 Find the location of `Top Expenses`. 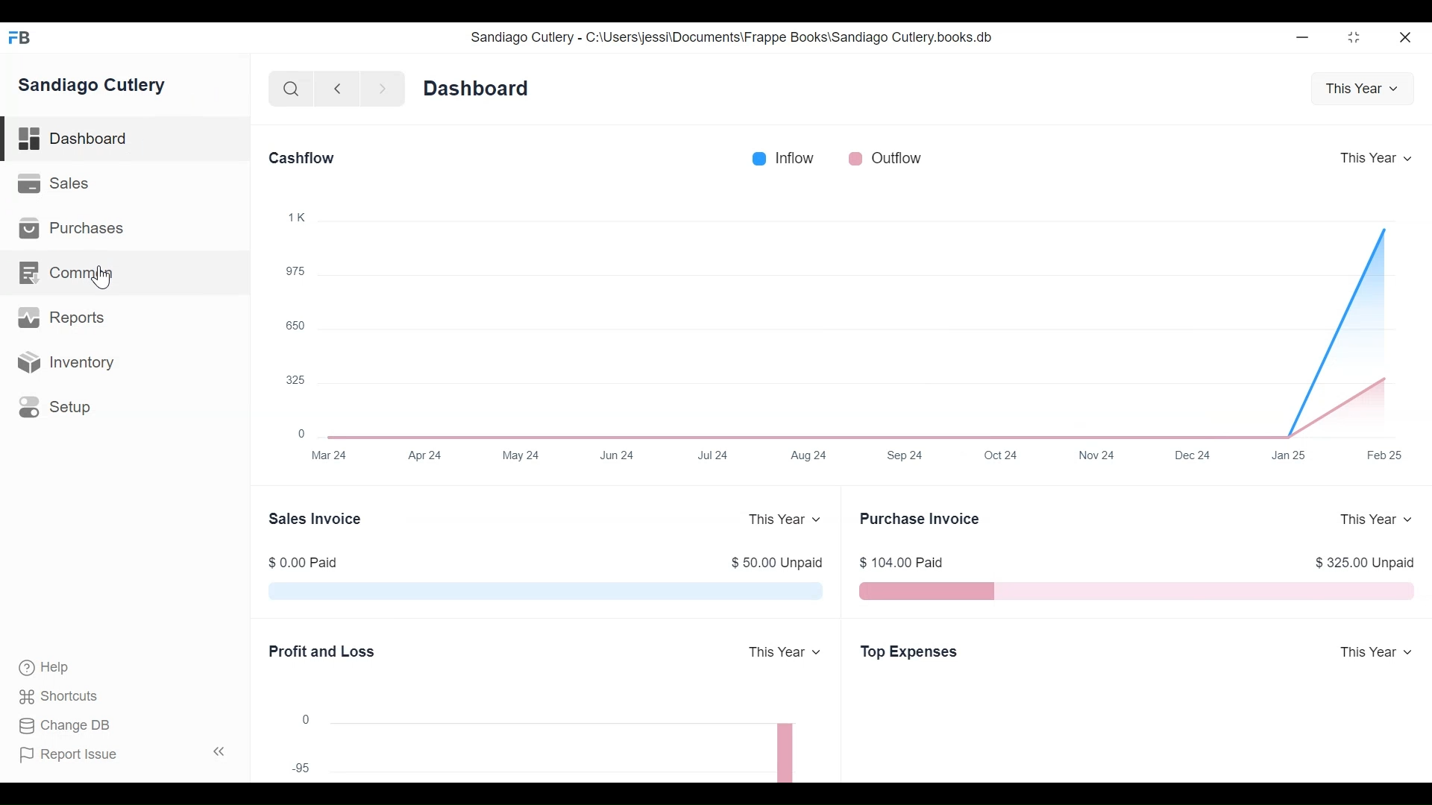

Top Expenses is located at coordinates (908, 652).